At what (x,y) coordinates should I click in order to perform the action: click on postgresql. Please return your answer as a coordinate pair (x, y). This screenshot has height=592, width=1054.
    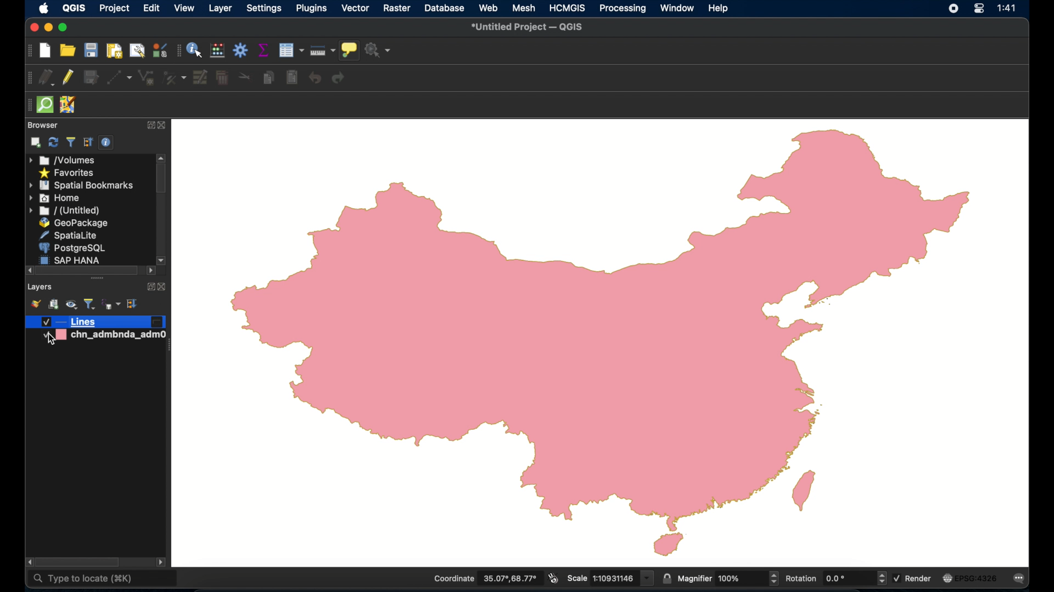
    Looking at the image, I should click on (71, 248).